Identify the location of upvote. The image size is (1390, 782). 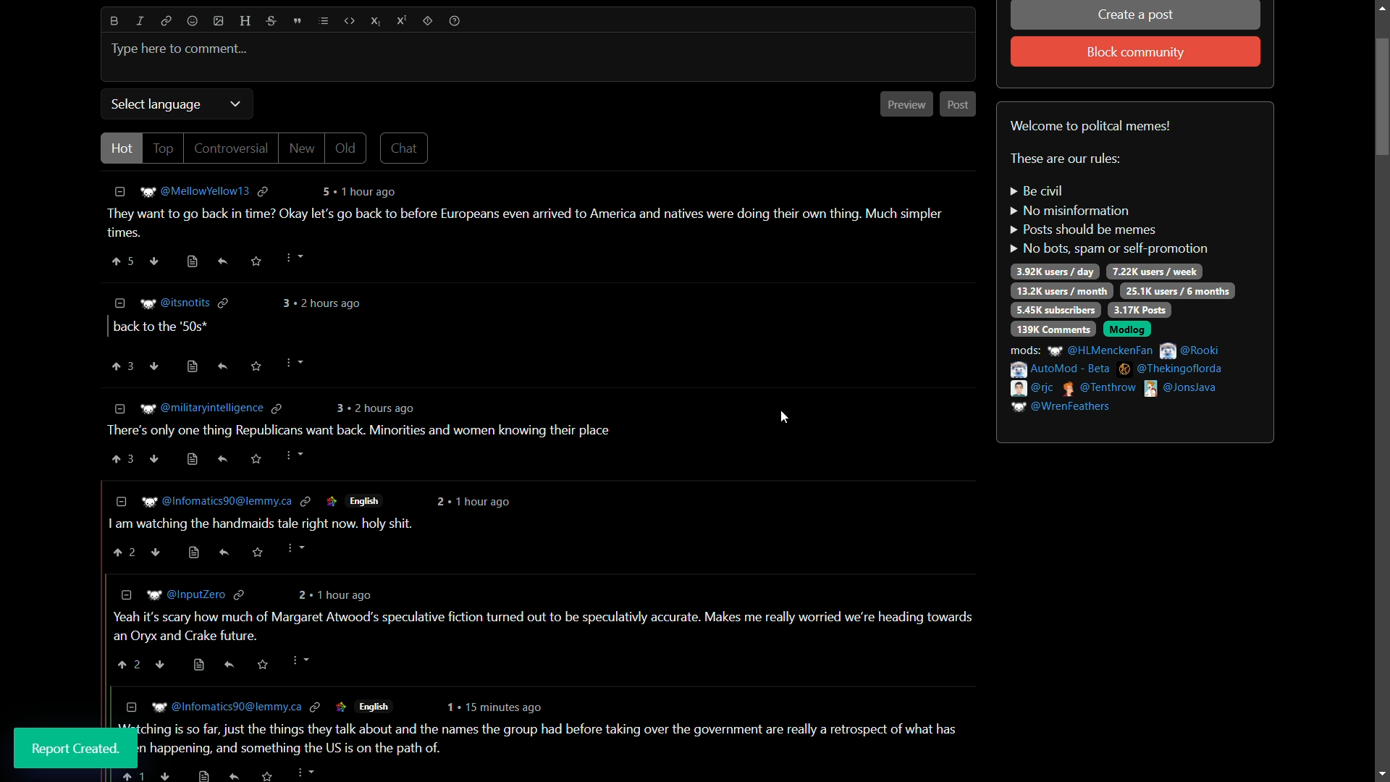
(122, 365).